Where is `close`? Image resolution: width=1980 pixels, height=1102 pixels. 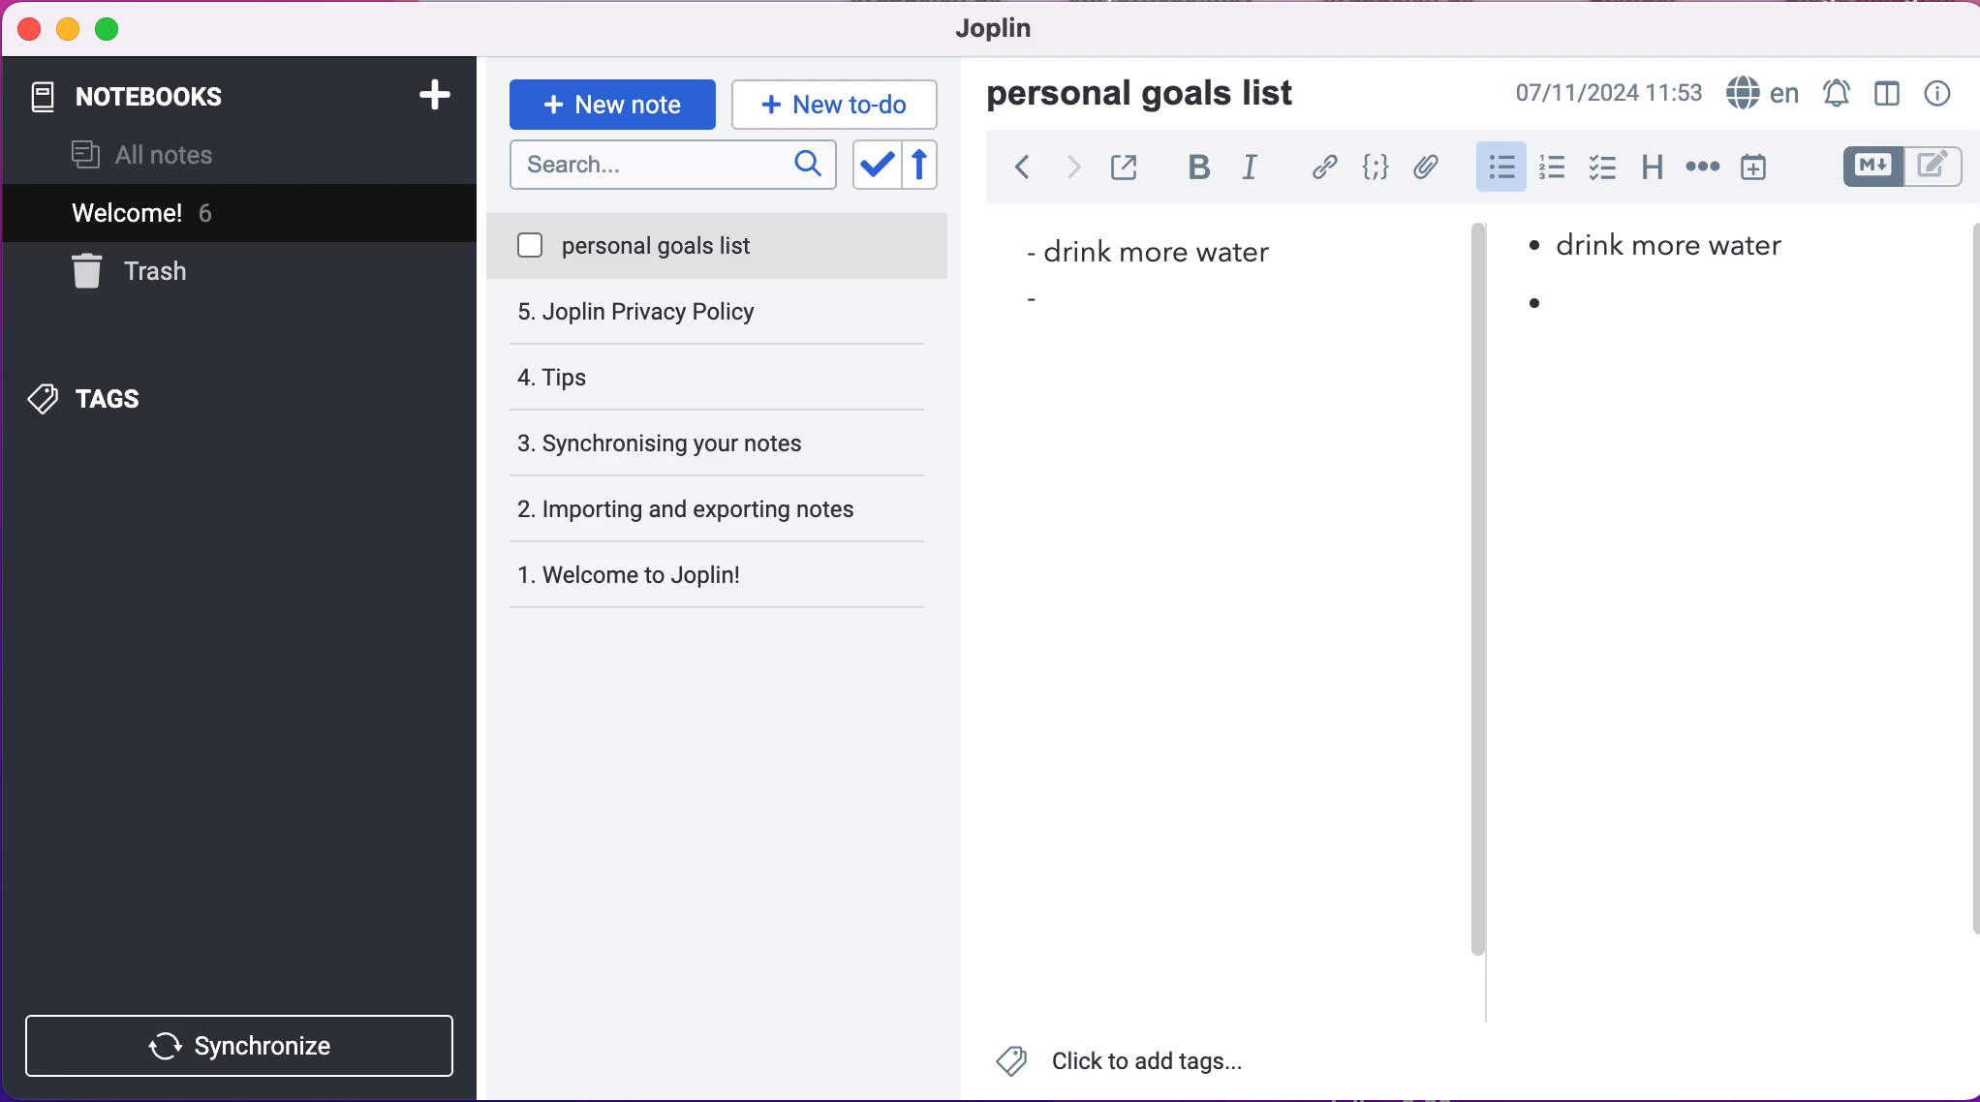 close is located at coordinates (28, 29).